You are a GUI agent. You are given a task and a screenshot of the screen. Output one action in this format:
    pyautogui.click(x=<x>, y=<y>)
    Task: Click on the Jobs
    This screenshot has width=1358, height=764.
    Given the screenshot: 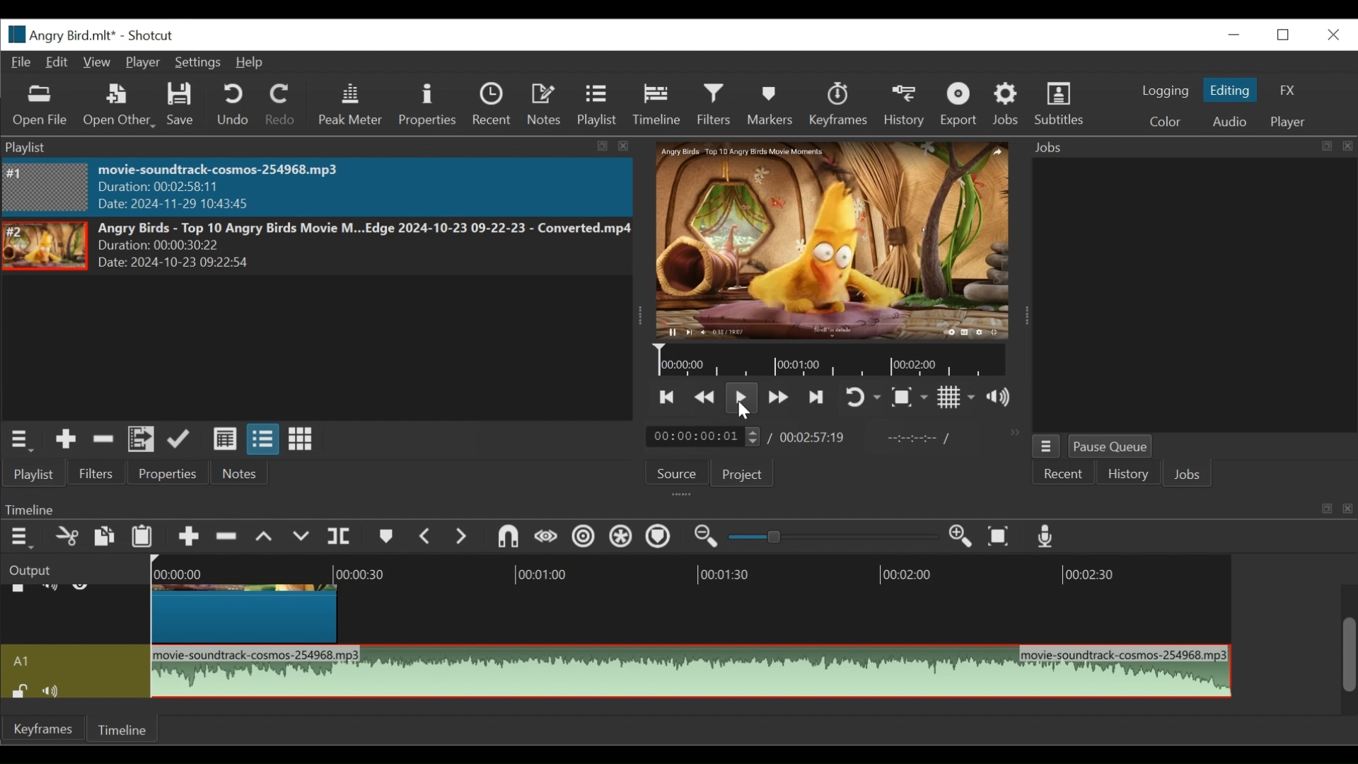 What is the action you would take?
    pyautogui.click(x=1007, y=106)
    